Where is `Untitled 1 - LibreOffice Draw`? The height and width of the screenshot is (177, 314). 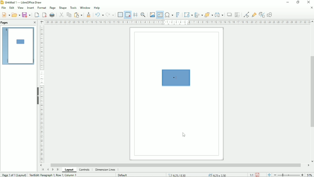 Untitled 1 - LibreOffice Draw is located at coordinates (22, 2).